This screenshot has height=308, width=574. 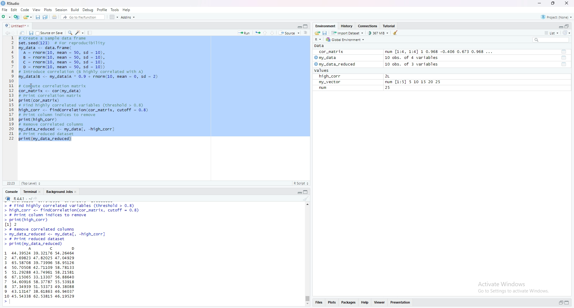 What do you see at coordinates (290, 33) in the screenshot?
I see `Source` at bounding box center [290, 33].